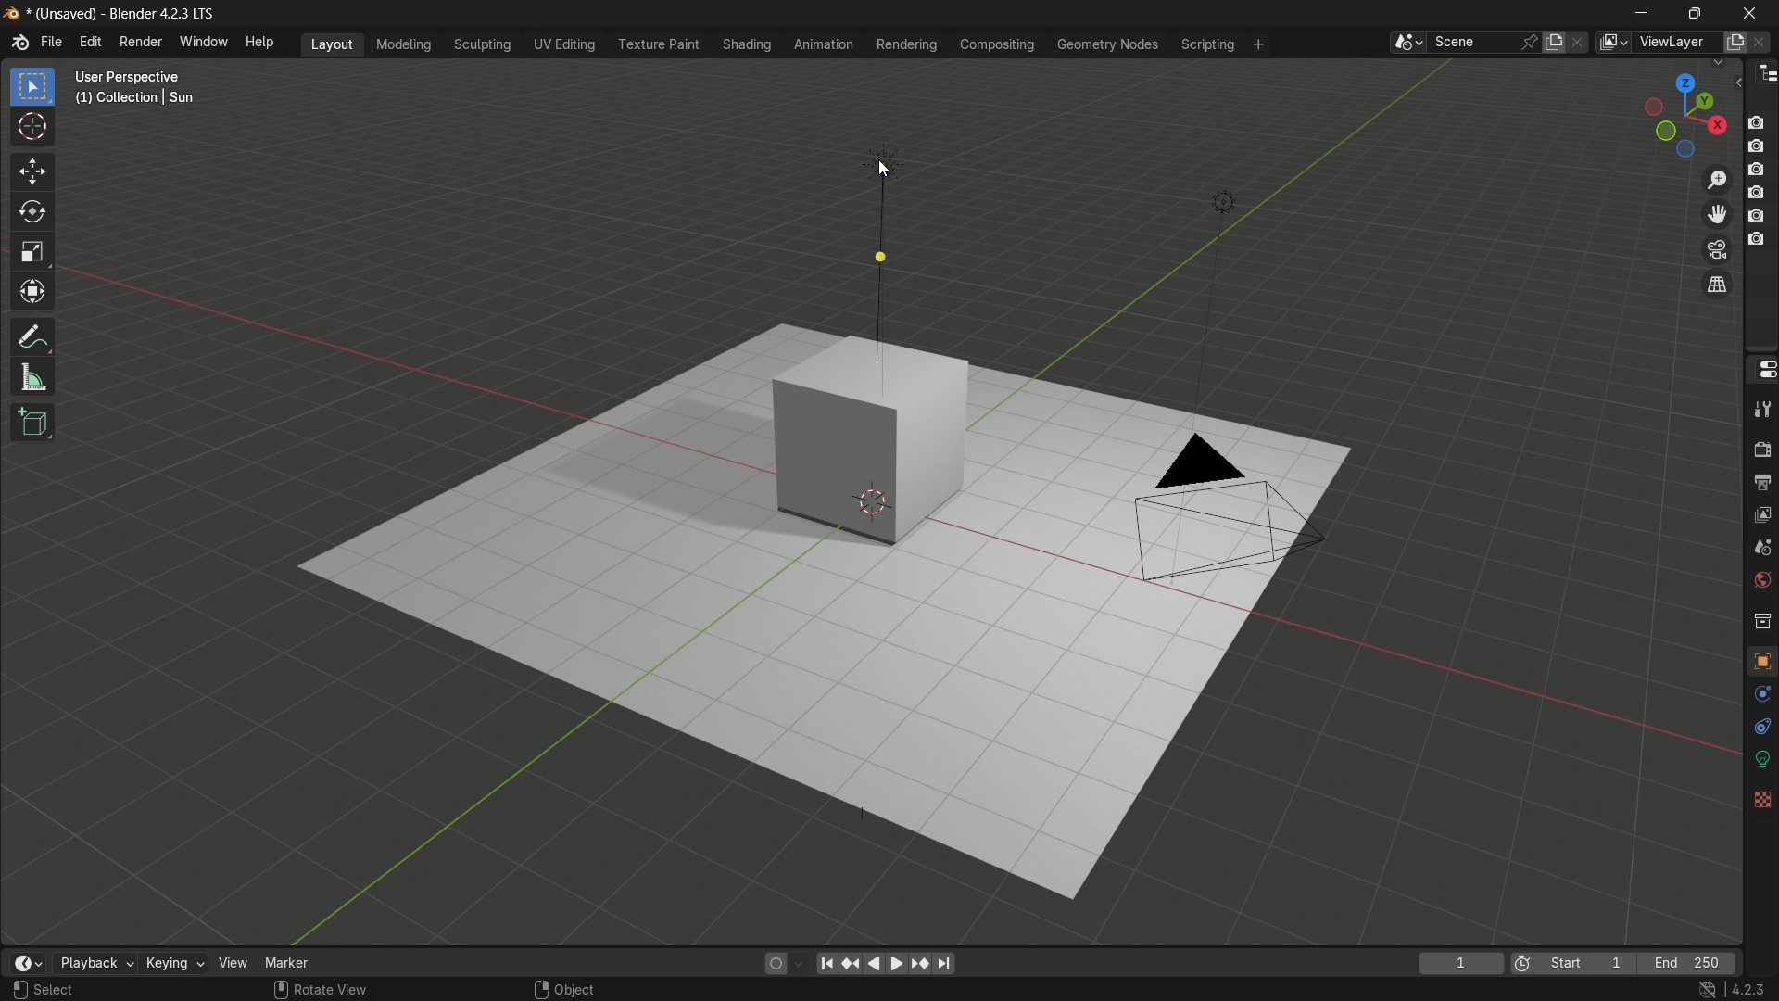  Describe the element at coordinates (1760, 726) in the screenshot. I see `constraints` at that location.